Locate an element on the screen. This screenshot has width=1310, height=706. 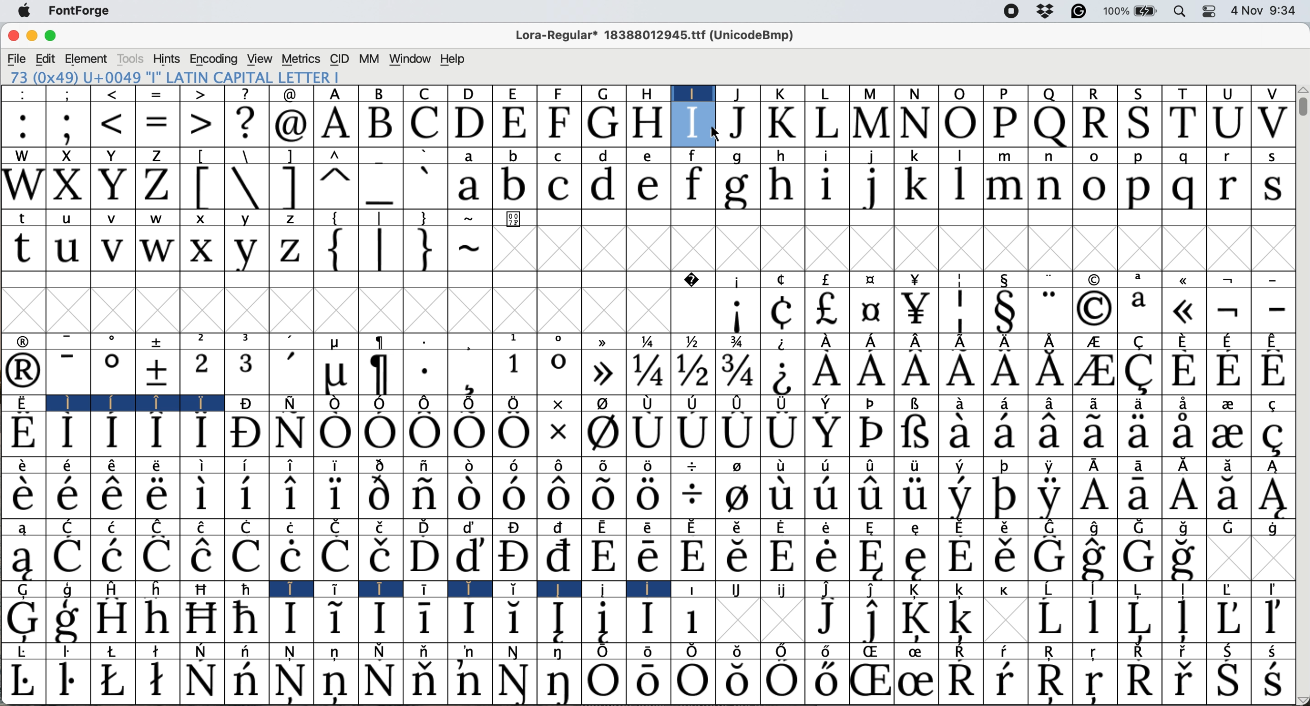
Symbol is located at coordinates (245, 403).